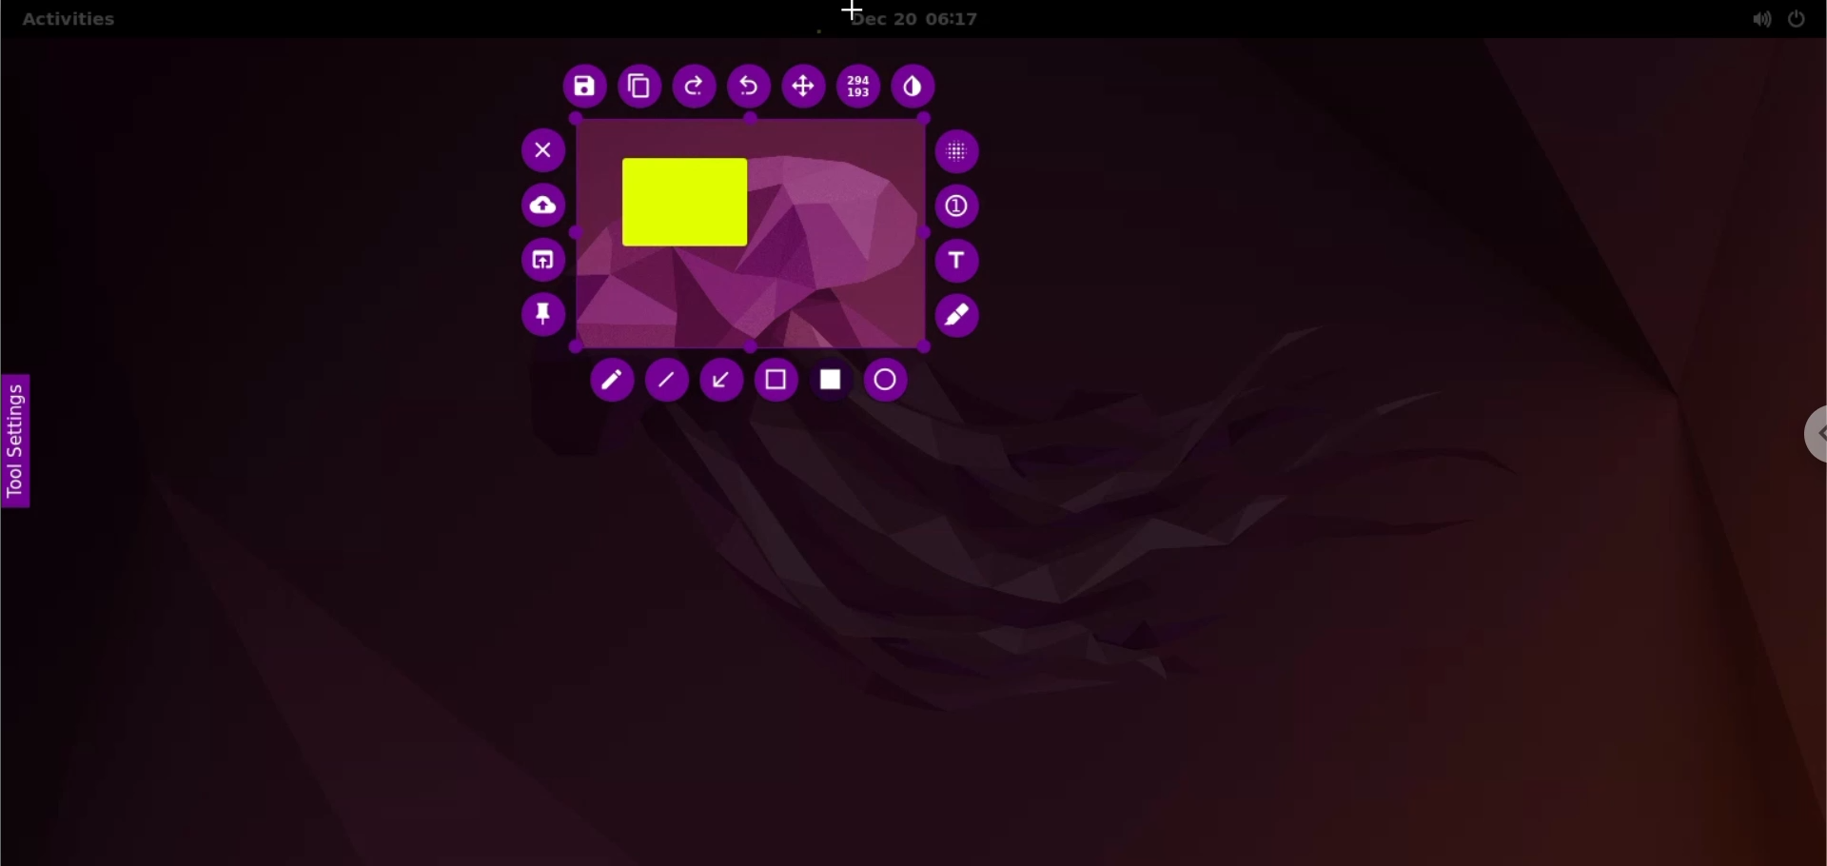 The image size is (1827, 866). I want to click on inverter tool, so click(917, 87).